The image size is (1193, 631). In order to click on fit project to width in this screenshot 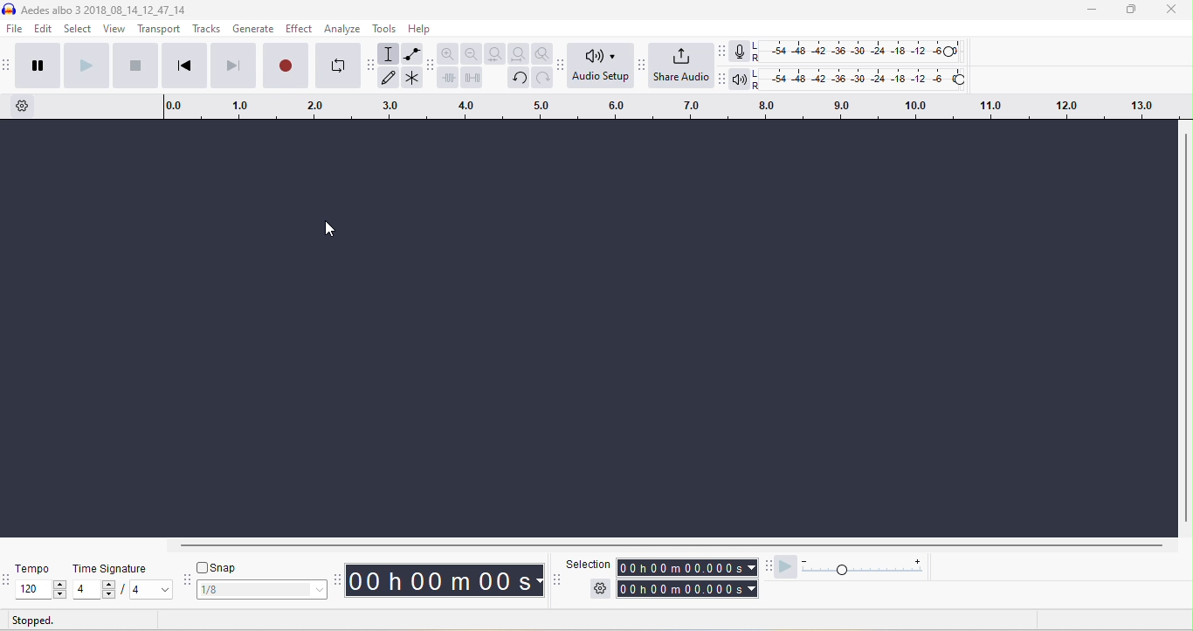, I will do `click(521, 54)`.